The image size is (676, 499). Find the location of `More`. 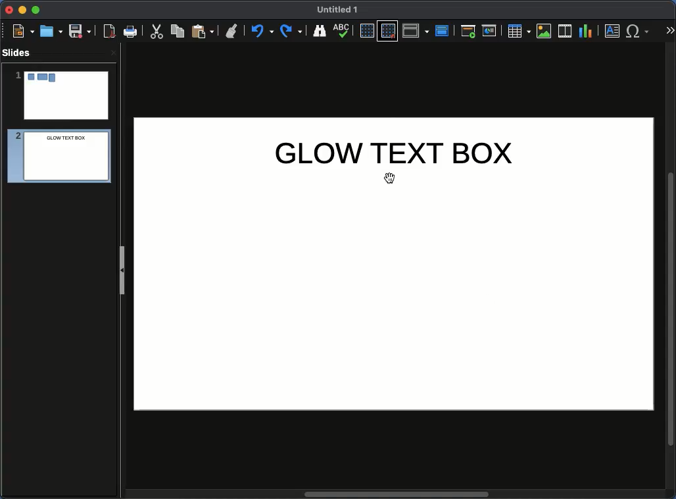

More is located at coordinates (669, 32).